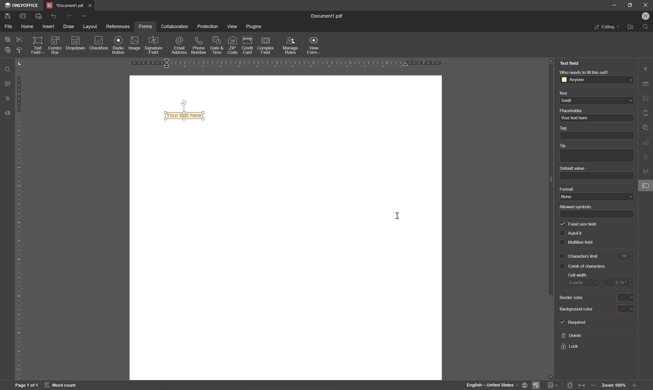 The height and width of the screenshot is (390, 653). What do you see at coordinates (565, 146) in the screenshot?
I see `tip` at bounding box center [565, 146].